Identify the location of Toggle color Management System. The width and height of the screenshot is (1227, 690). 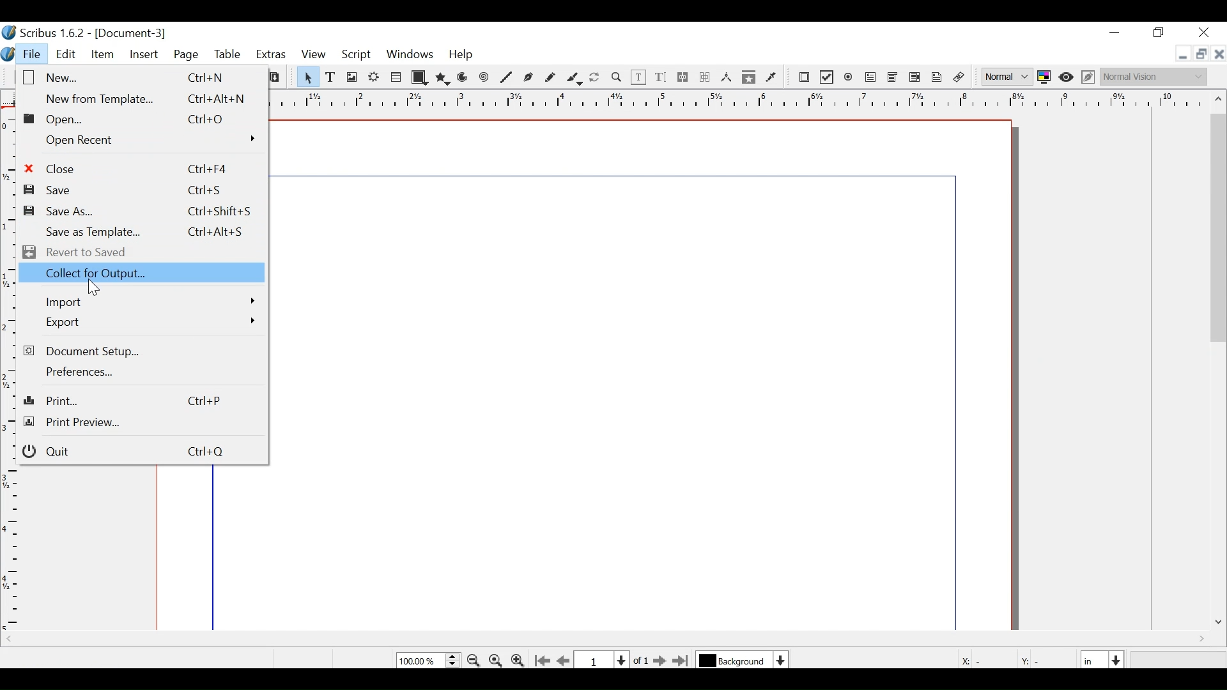
(1044, 78).